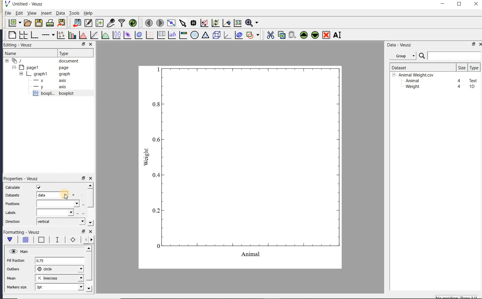 Image resolution: width=482 pixels, height=299 pixels. I want to click on data, so click(52, 195).